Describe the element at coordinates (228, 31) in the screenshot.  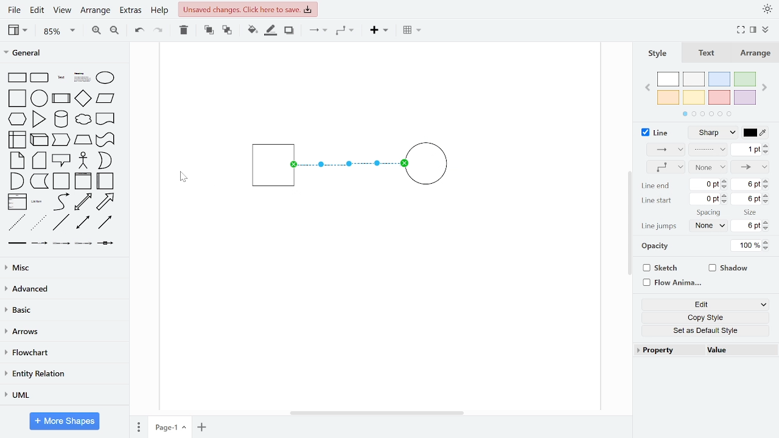
I see `to back` at that location.